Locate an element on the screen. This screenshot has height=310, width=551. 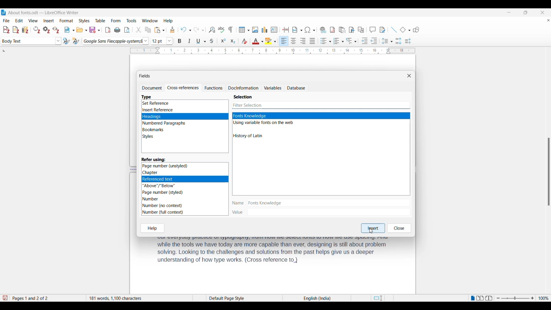
Save options is located at coordinates (95, 30).